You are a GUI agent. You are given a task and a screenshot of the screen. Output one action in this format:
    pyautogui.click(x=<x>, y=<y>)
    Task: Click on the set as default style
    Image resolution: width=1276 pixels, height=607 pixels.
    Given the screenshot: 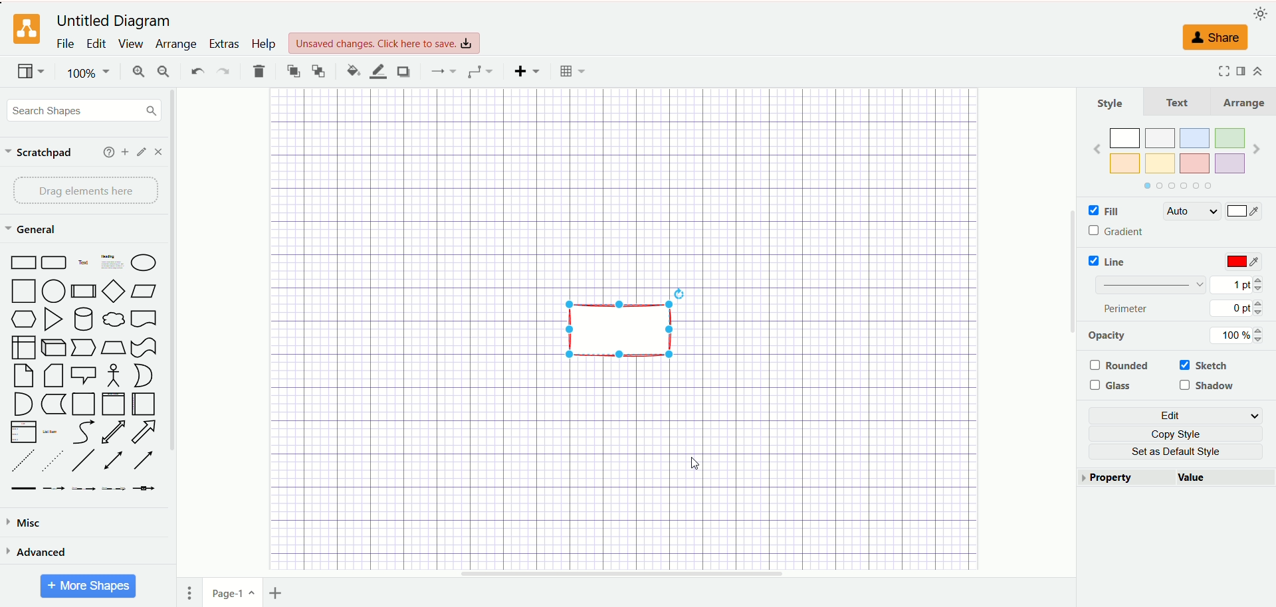 What is the action you would take?
    pyautogui.click(x=1181, y=452)
    